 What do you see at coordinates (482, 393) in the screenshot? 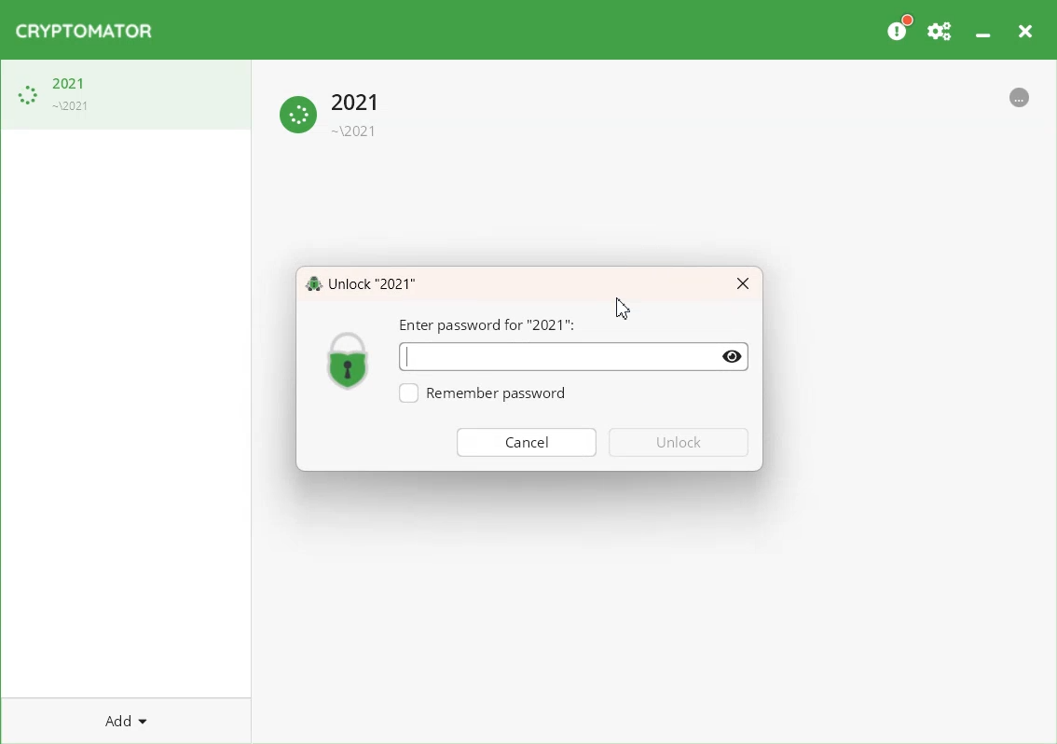
I see `Remember password` at bounding box center [482, 393].